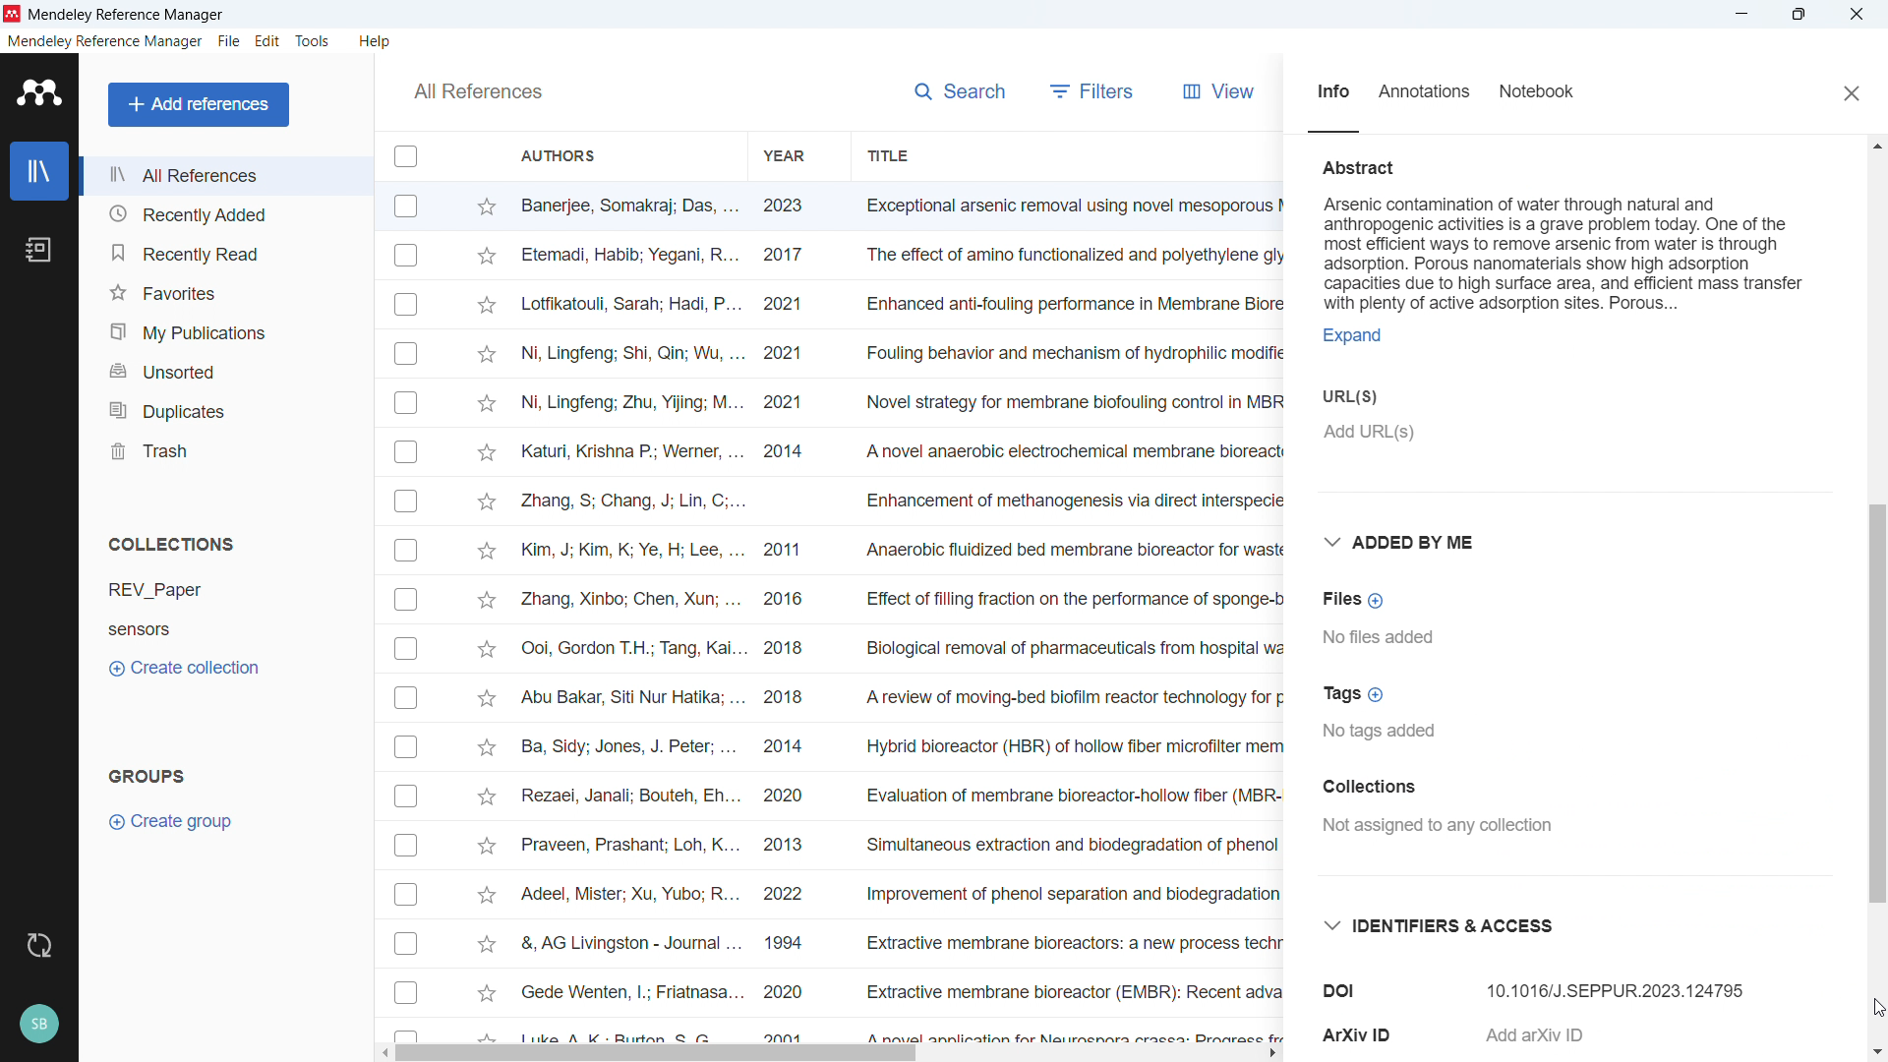 The image size is (1888, 1062). Describe the element at coordinates (488, 502) in the screenshot. I see `click to starmark individual entries` at that location.